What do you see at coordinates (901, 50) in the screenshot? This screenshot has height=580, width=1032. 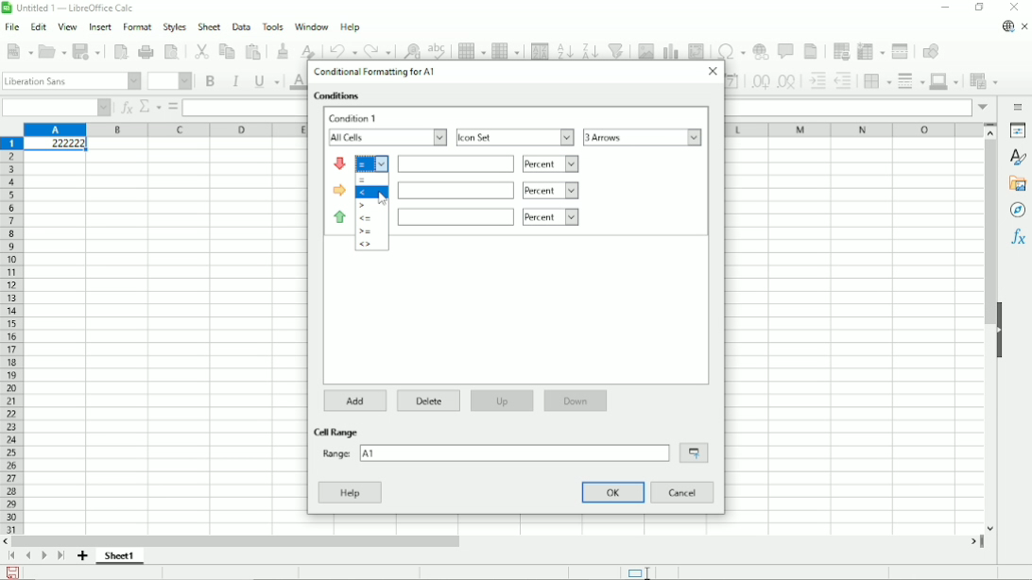 I see `Split window` at bounding box center [901, 50].